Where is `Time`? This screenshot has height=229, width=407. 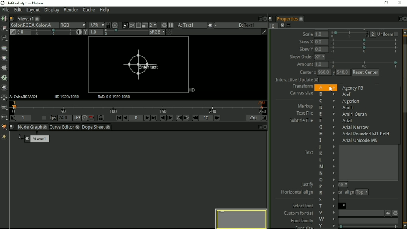
Time is located at coordinates (4, 38).